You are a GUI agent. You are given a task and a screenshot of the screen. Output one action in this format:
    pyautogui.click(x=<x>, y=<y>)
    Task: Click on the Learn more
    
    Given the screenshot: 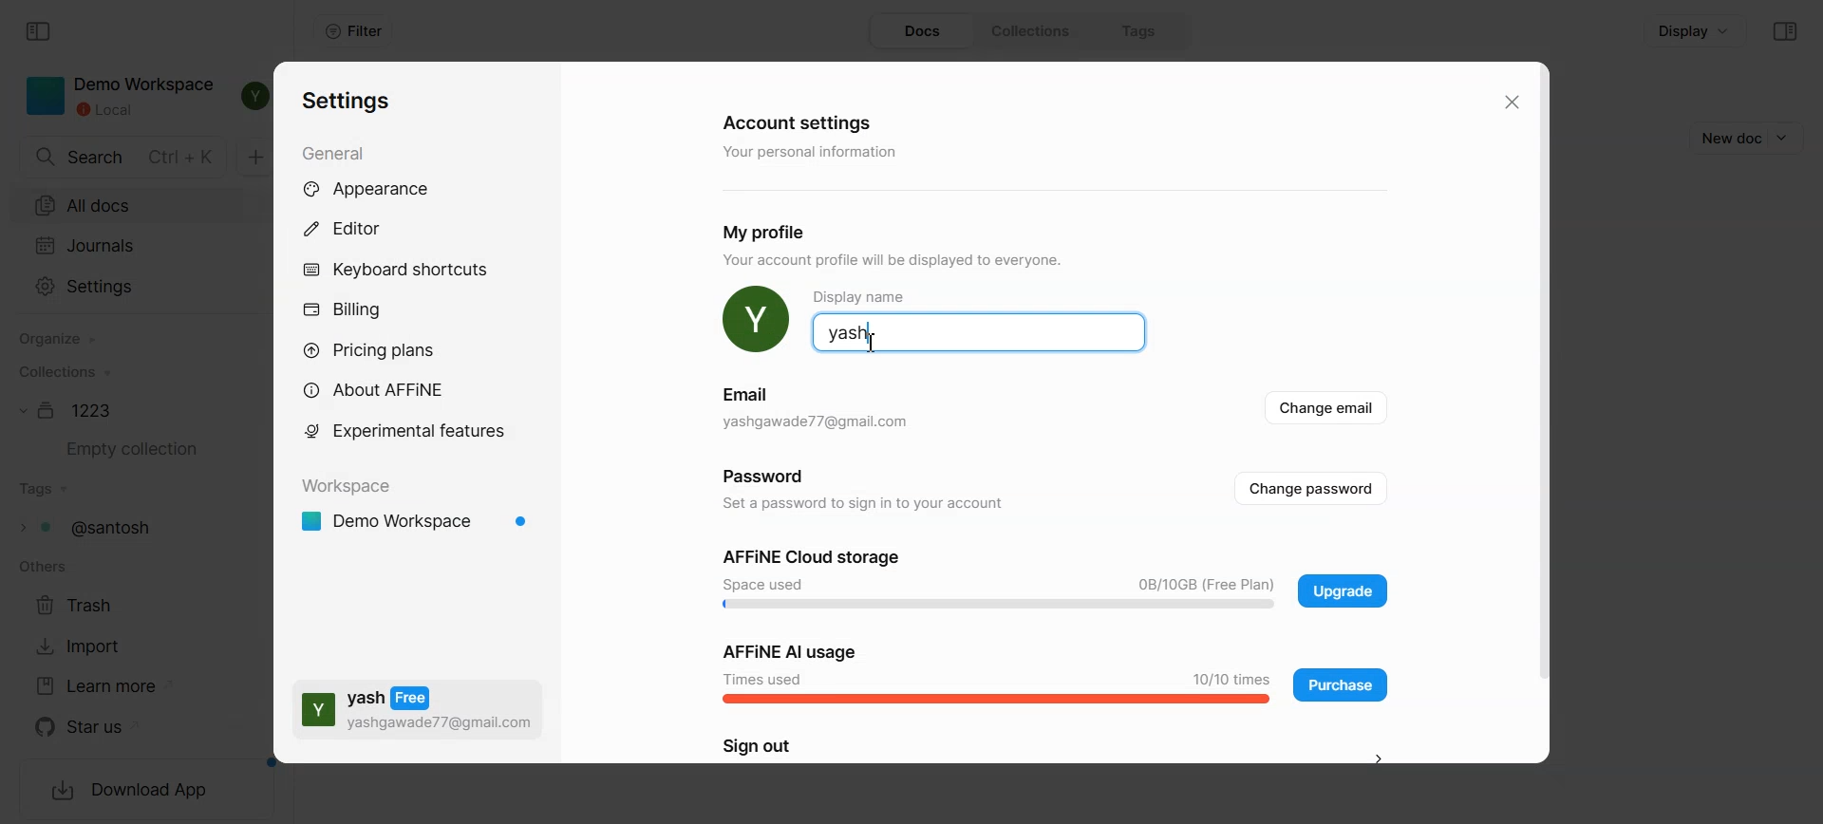 What is the action you would take?
    pyautogui.click(x=104, y=686)
    